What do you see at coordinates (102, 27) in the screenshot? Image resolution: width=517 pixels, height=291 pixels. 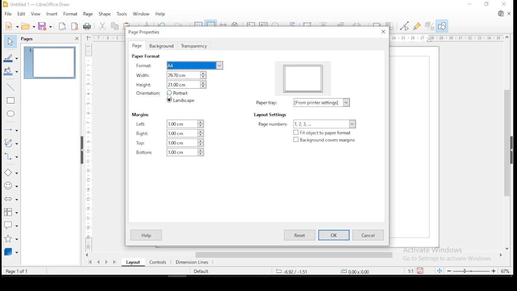 I see `cut` at bounding box center [102, 27].